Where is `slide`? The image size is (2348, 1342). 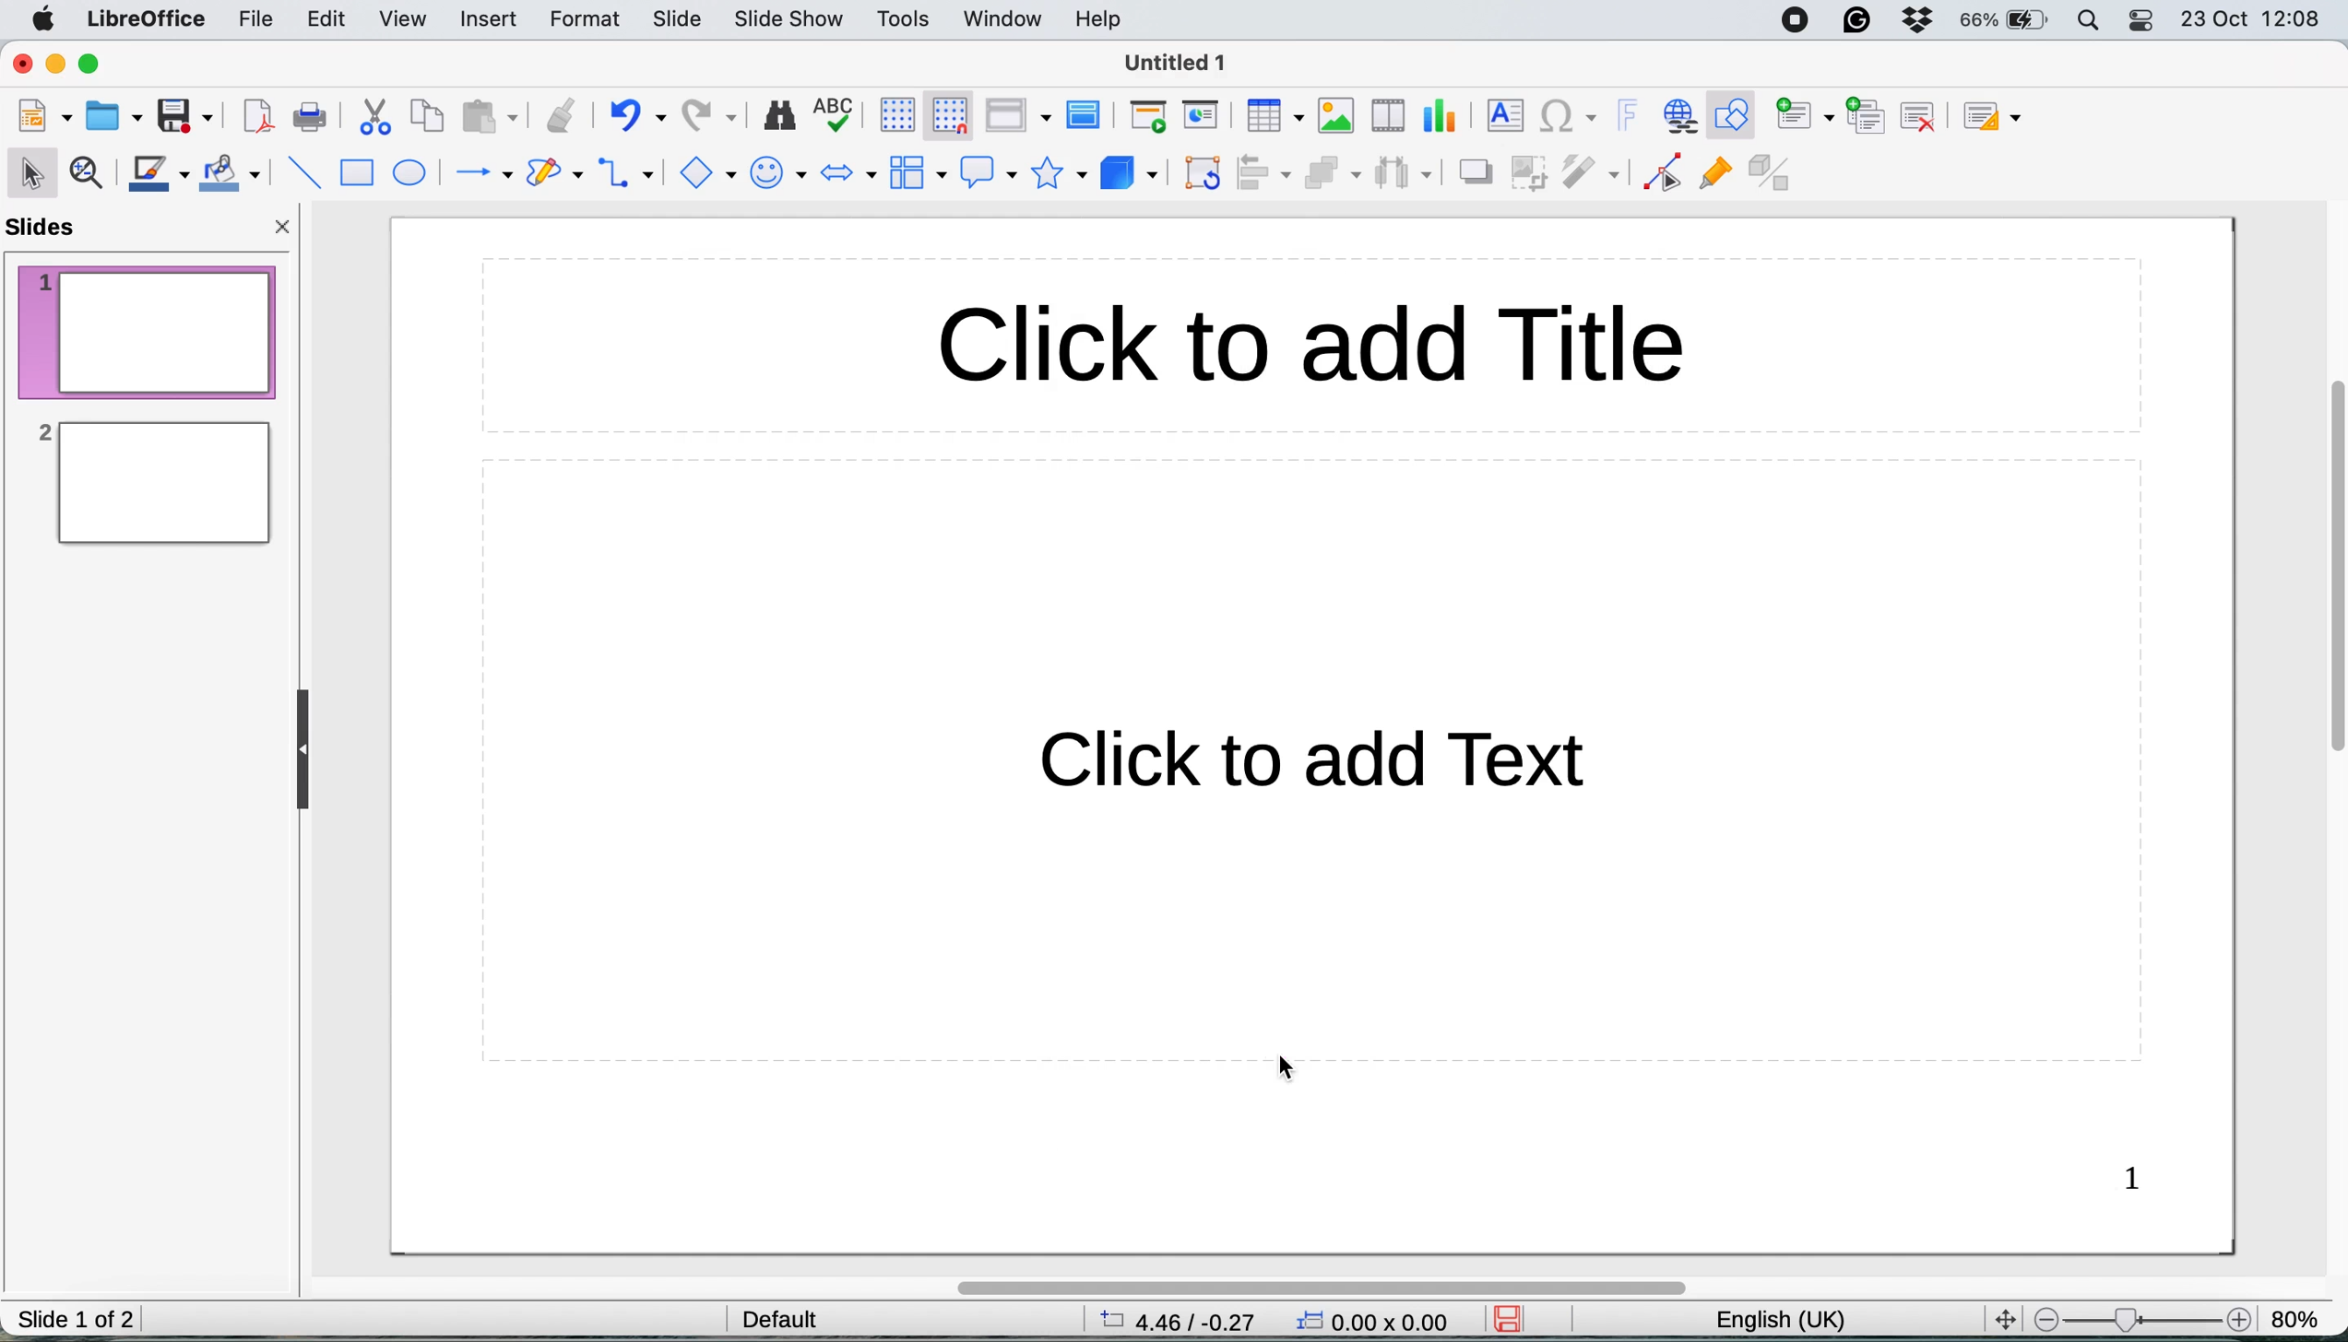
slide is located at coordinates (677, 21).